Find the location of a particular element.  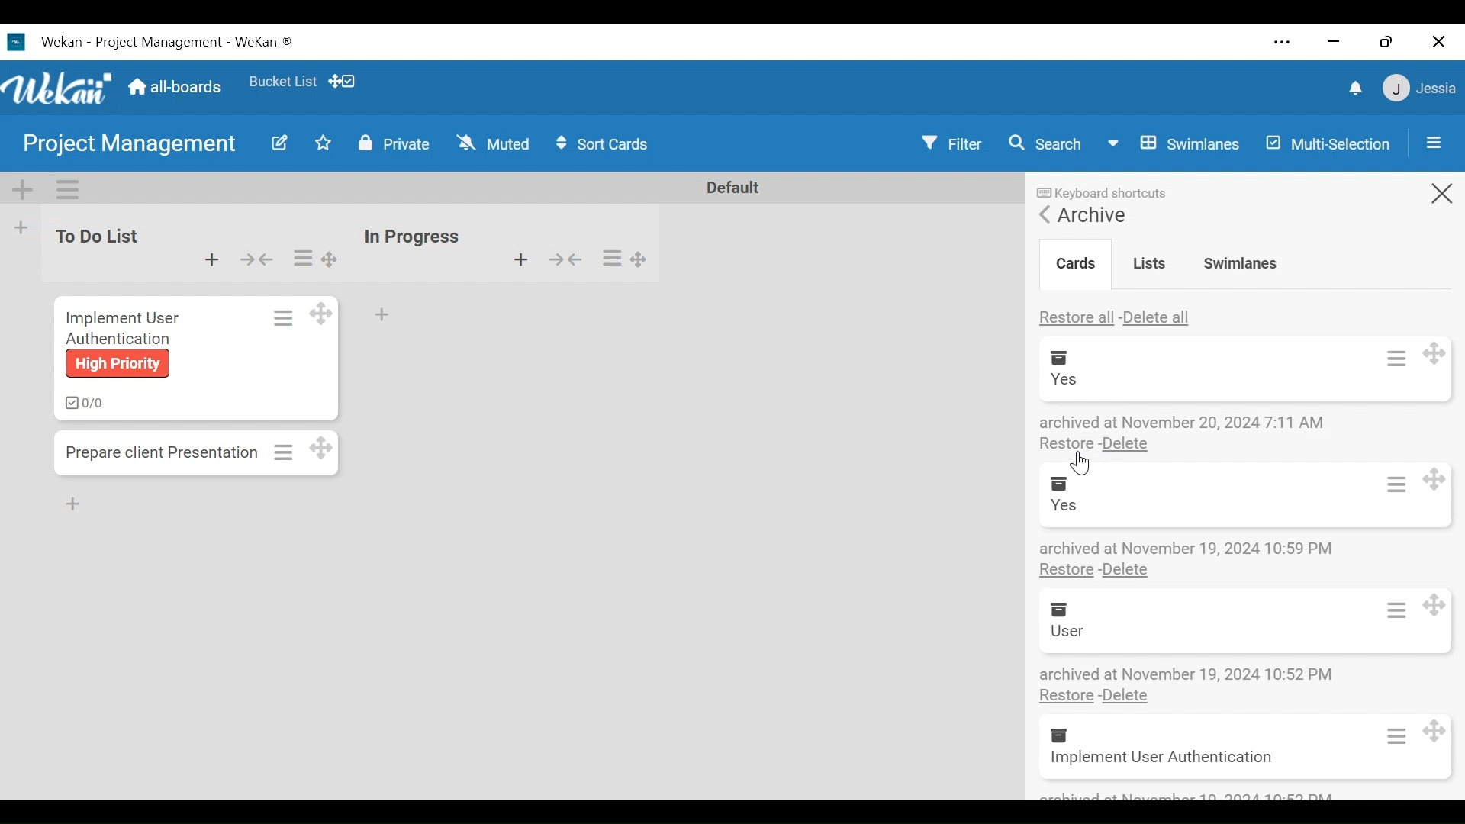

member menu is located at coordinates (1418, 86).